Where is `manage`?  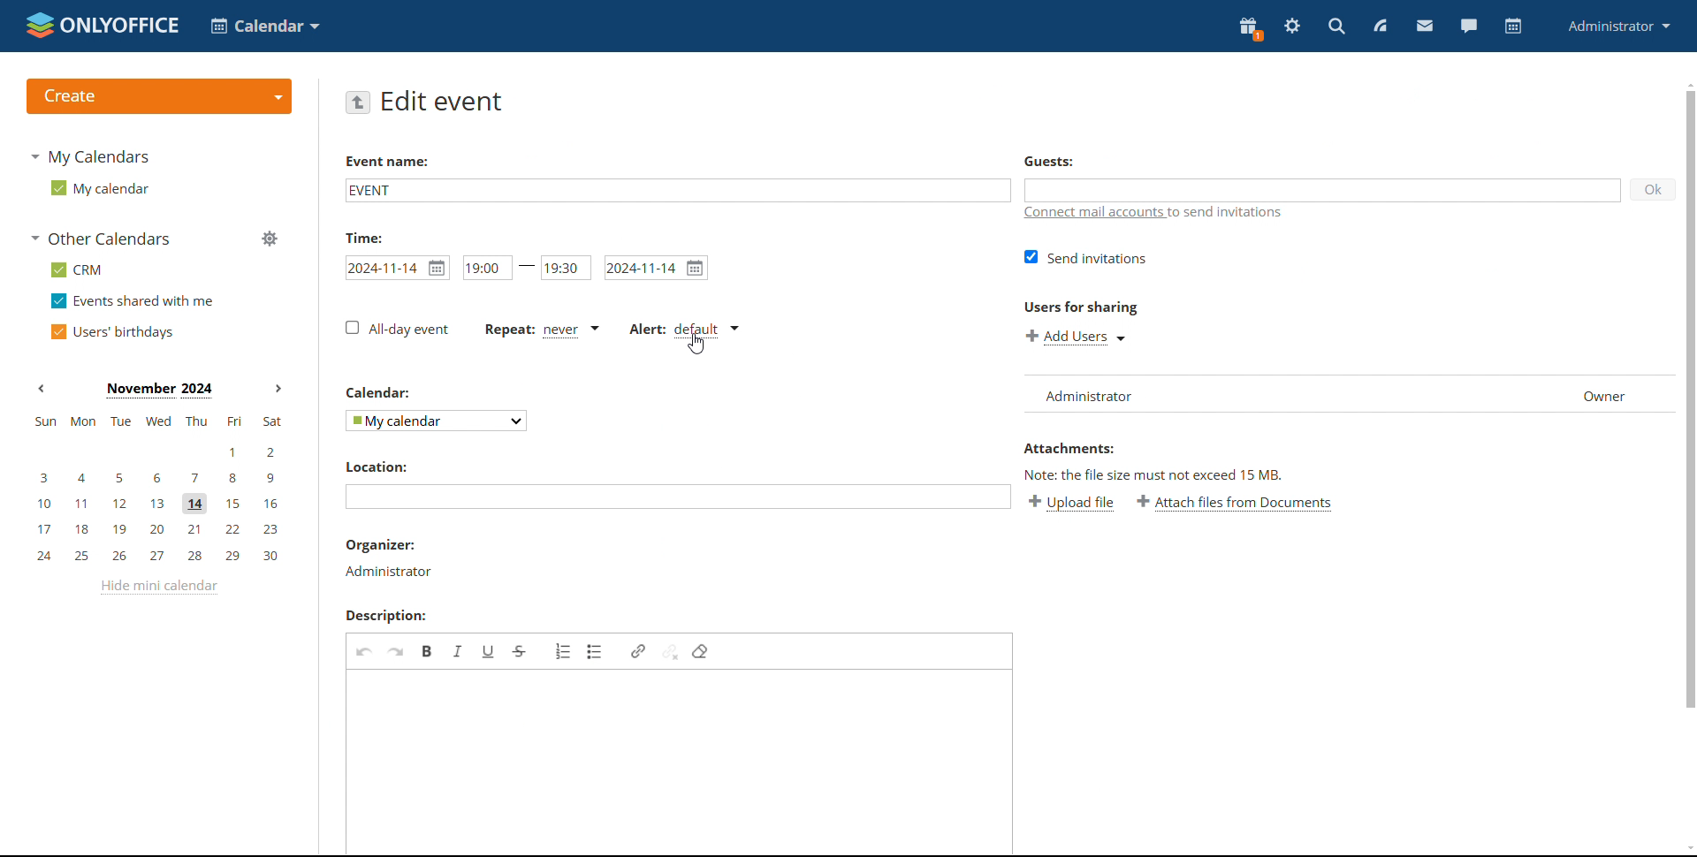
manage is located at coordinates (270, 239).